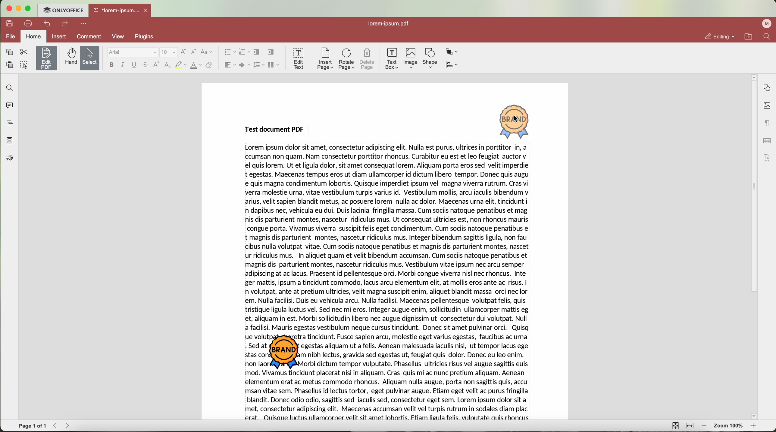  What do you see at coordinates (768, 23) in the screenshot?
I see `profile` at bounding box center [768, 23].